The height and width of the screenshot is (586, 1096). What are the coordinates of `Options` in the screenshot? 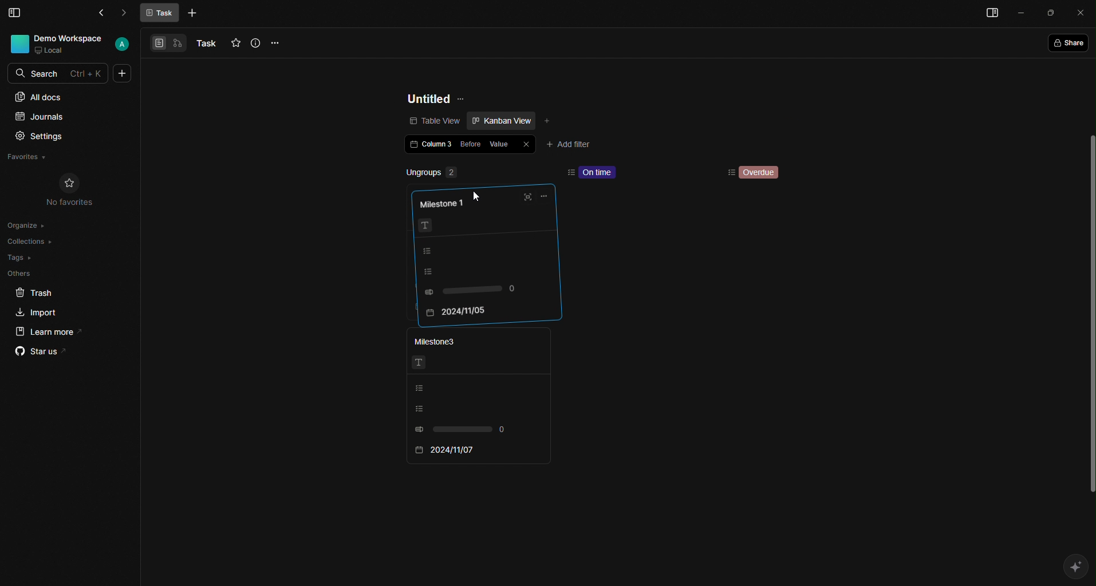 It's located at (276, 42).